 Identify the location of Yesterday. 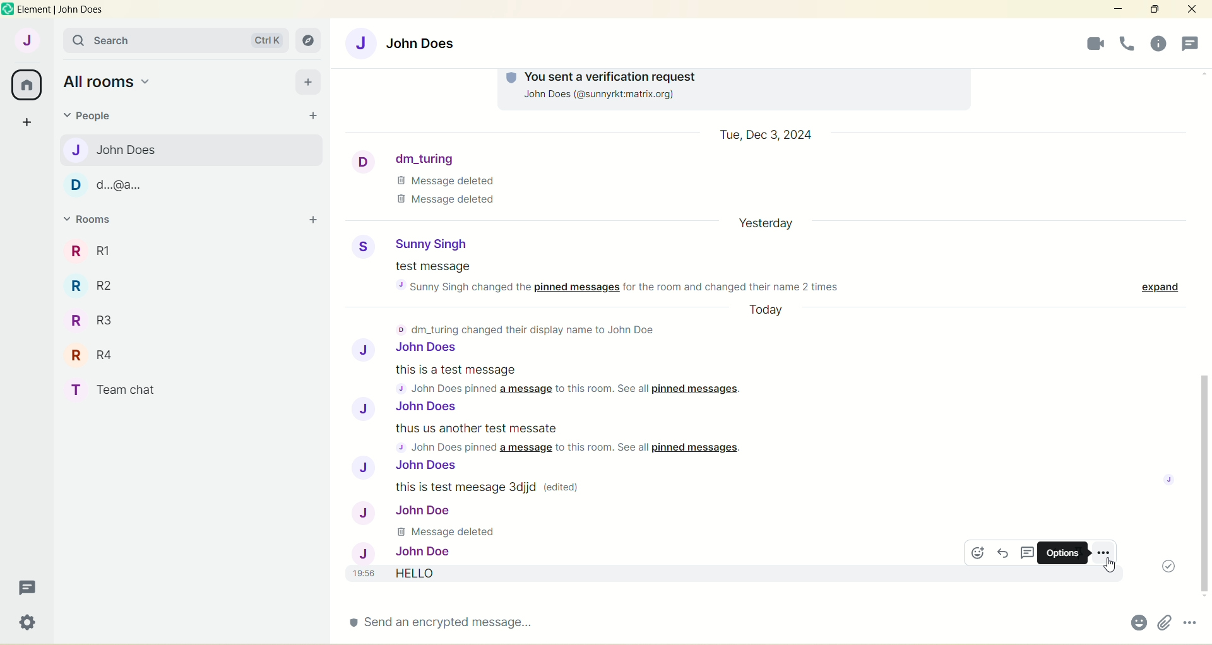
(771, 227).